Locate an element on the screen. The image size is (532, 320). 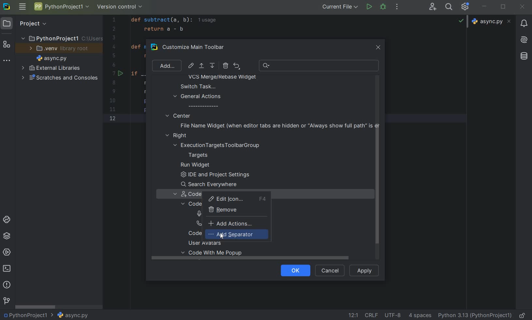
switch task is located at coordinates (195, 86).